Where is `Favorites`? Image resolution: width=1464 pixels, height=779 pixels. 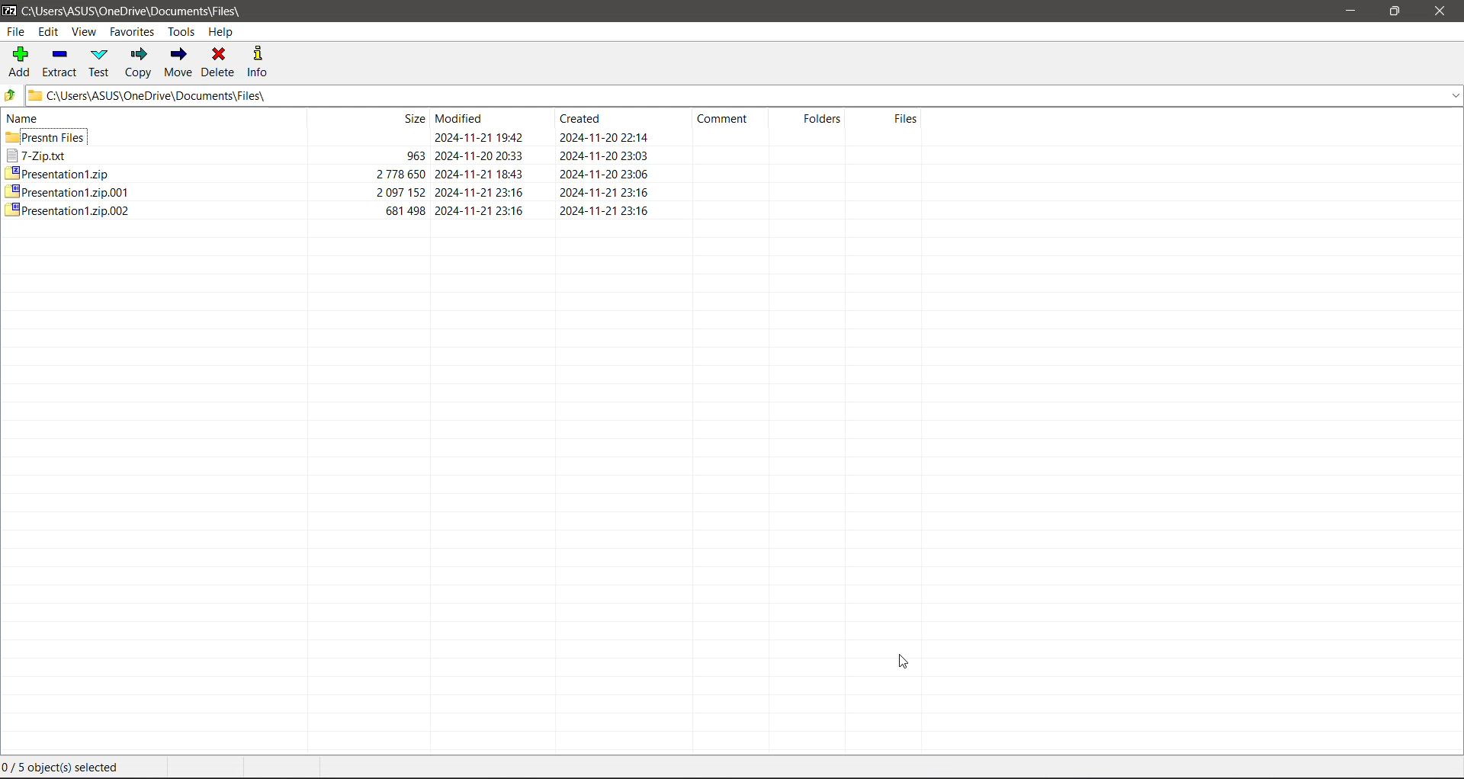 Favorites is located at coordinates (132, 32).